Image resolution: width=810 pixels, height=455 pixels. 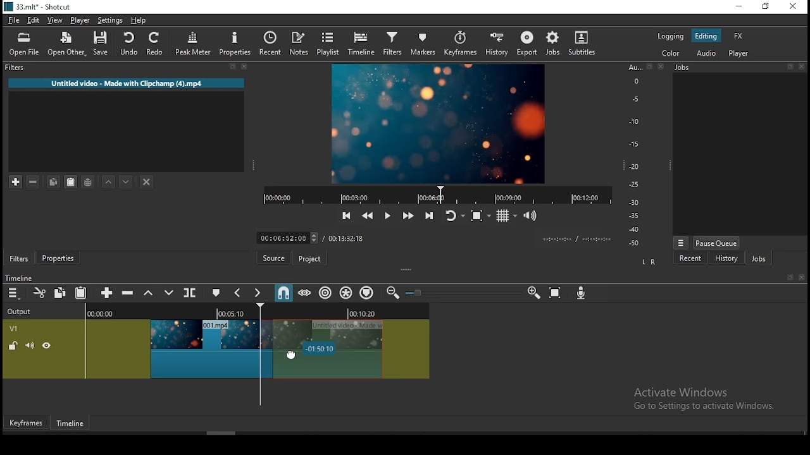 I want to click on toggle zoom, so click(x=480, y=215).